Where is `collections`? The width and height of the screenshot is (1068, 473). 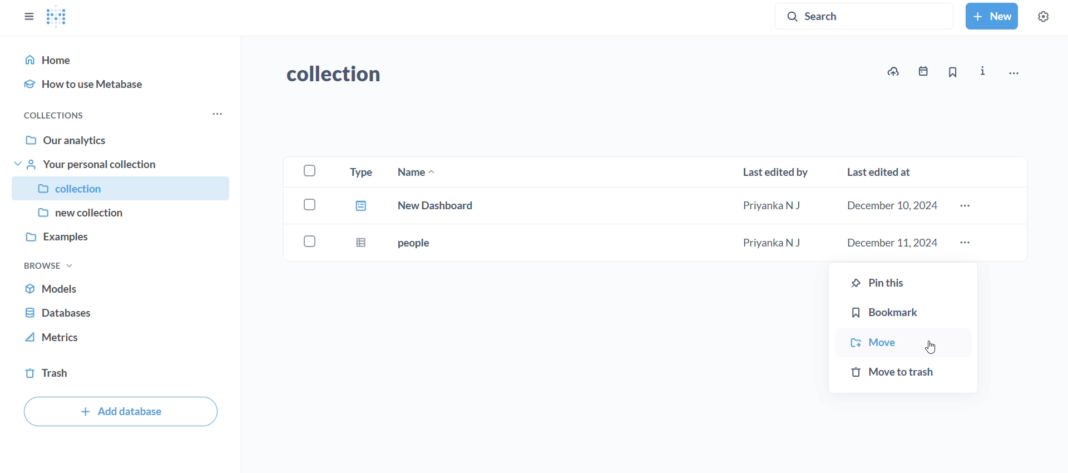
collections is located at coordinates (57, 115).